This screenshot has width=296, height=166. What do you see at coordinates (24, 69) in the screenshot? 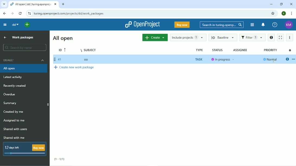
I see `All open` at bounding box center [24, 69].